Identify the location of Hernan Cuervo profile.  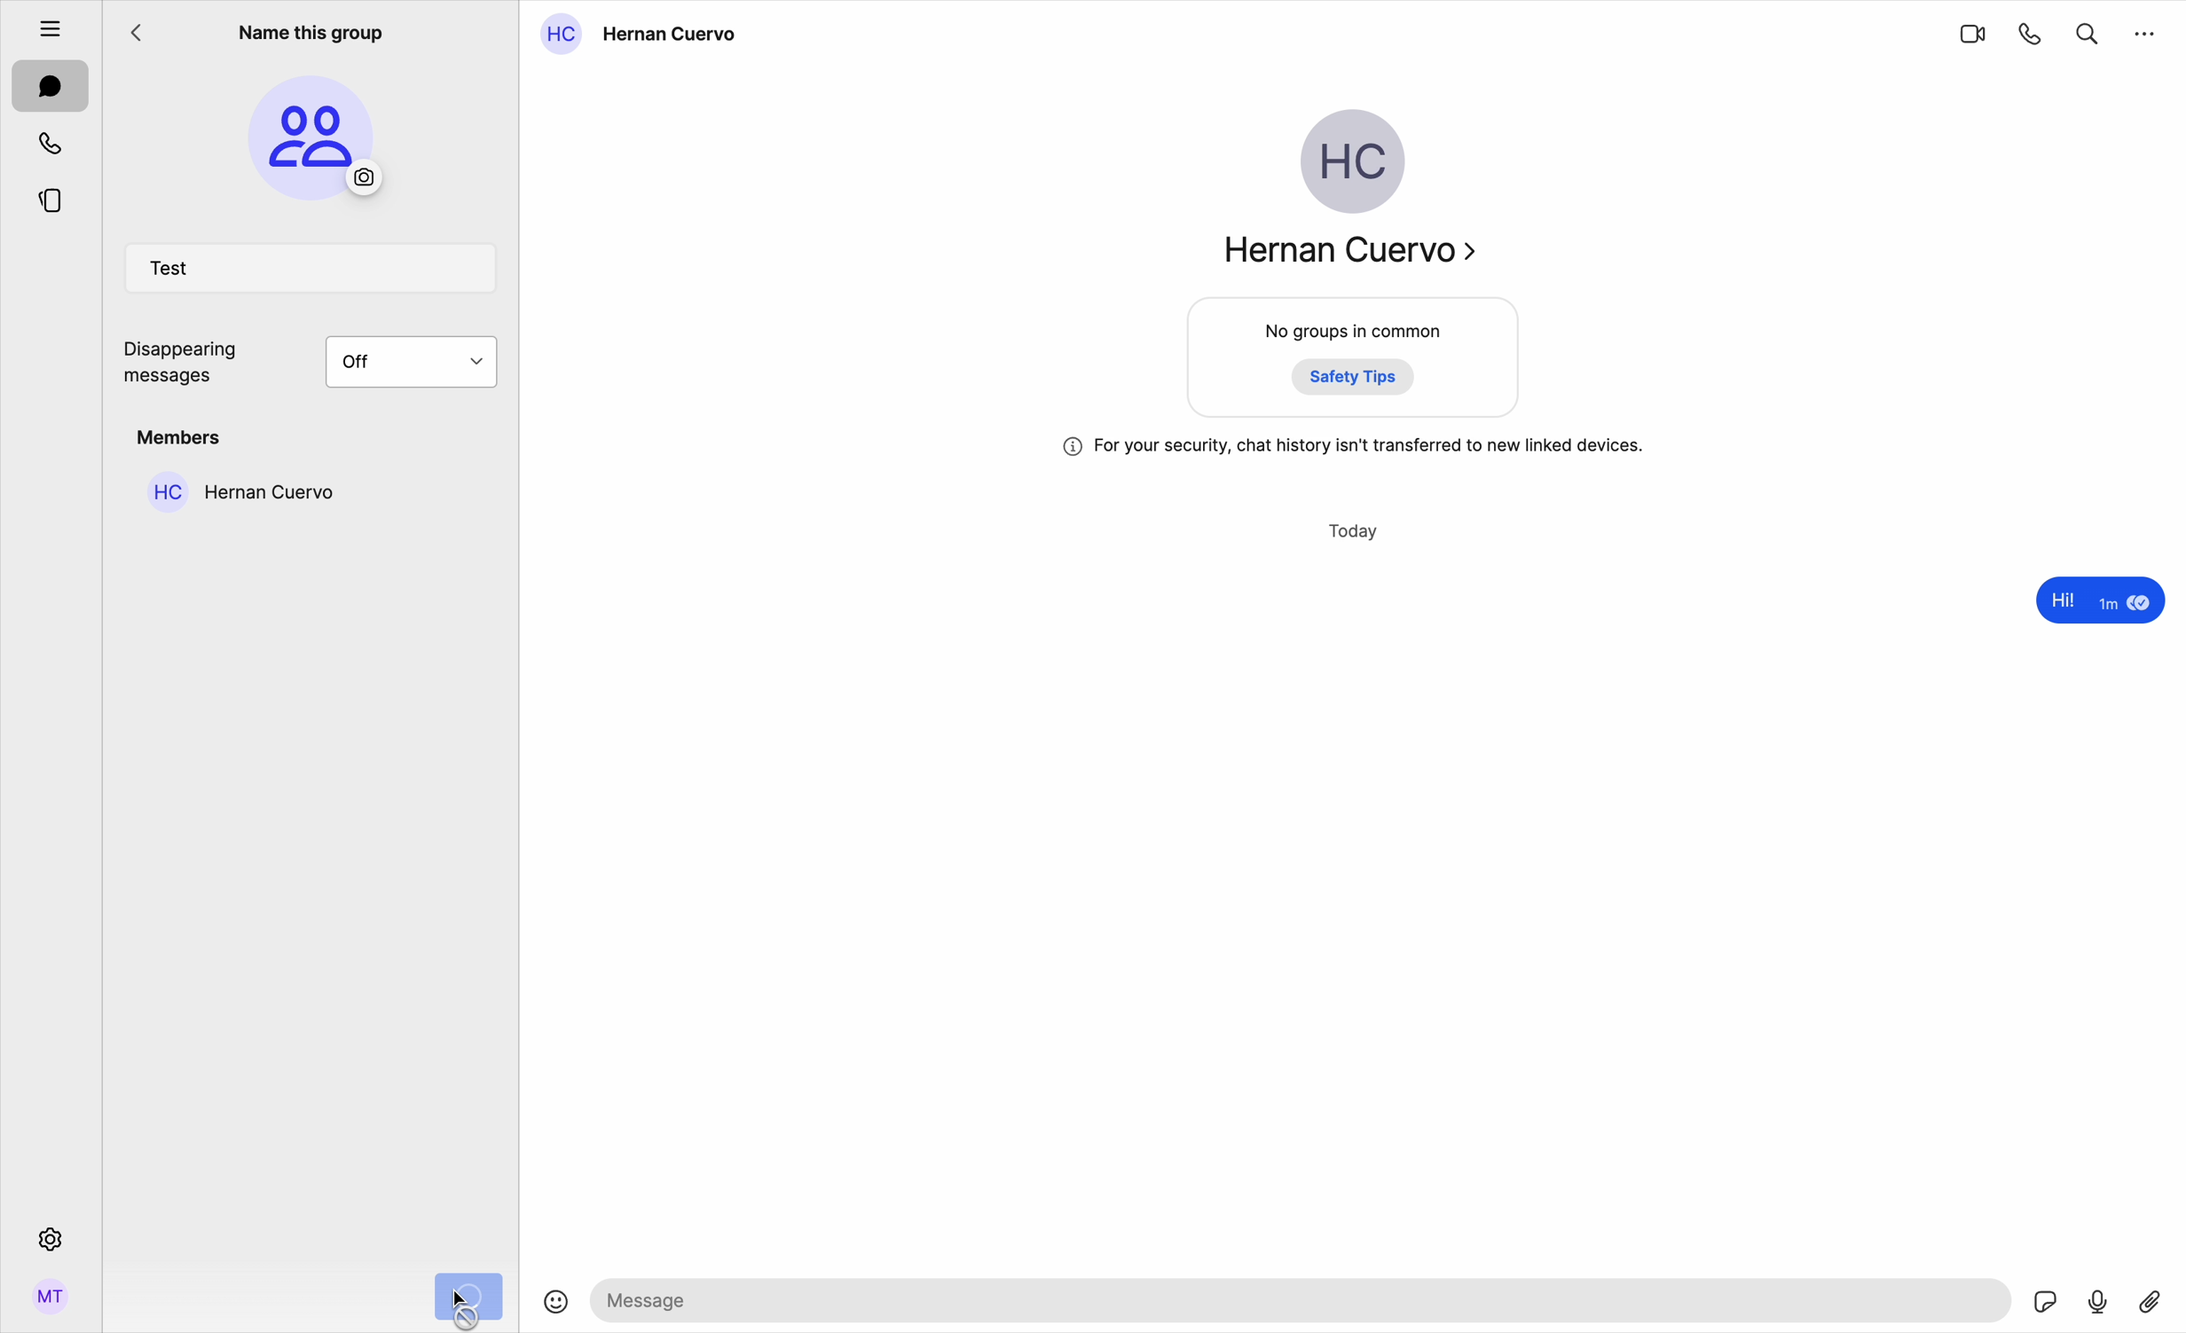
(1346, 196).